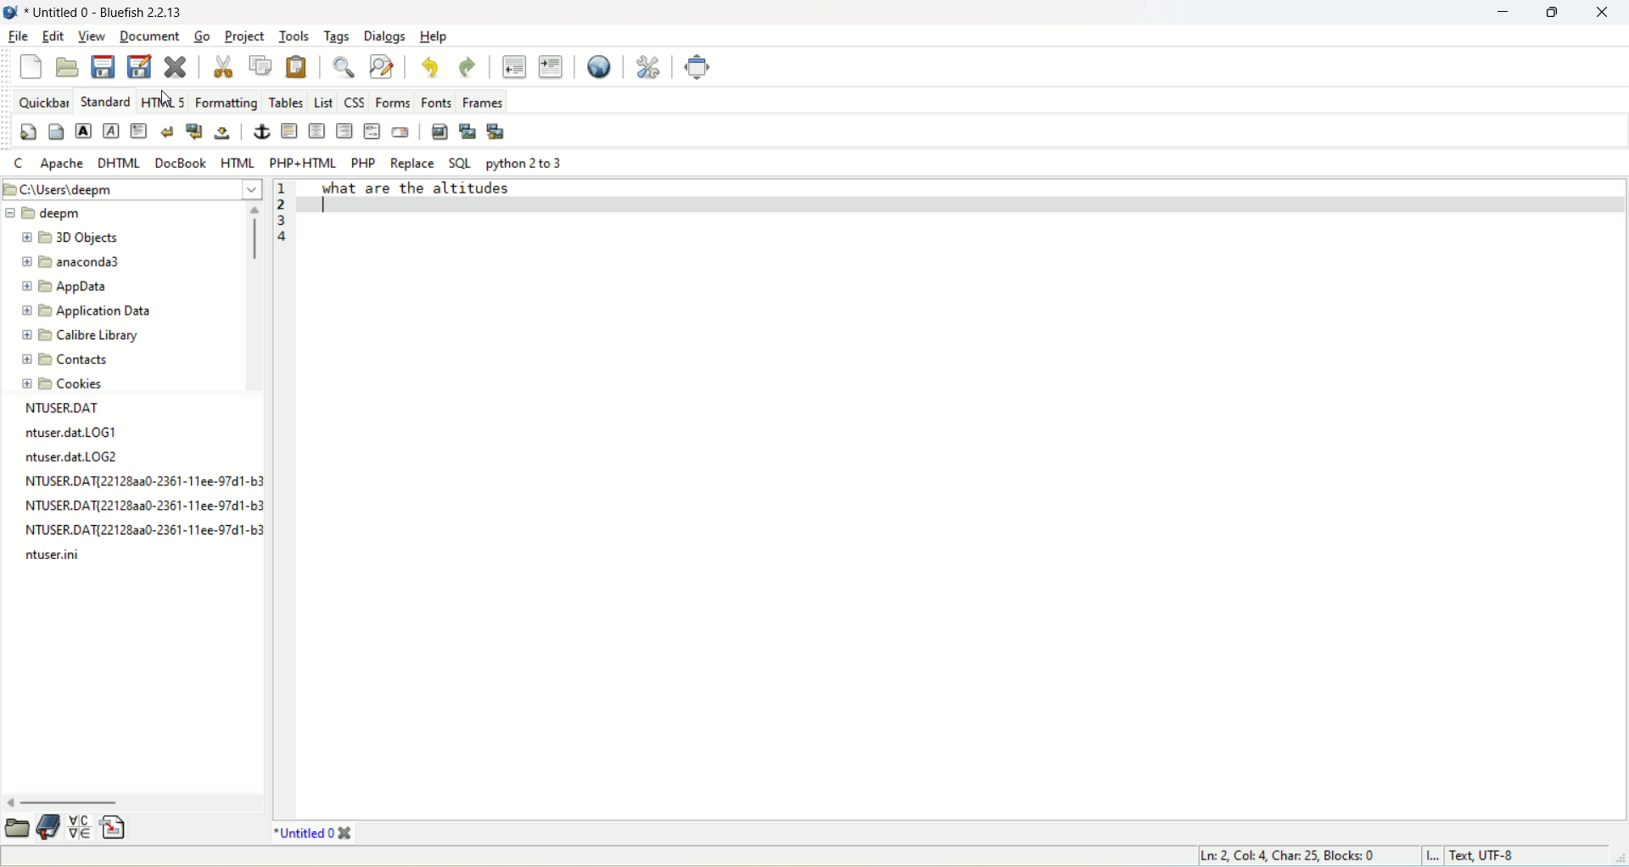 The height and width of the screenshot is (867, 1629). Describe the element at coordinates (439, 131) in the screenshot. I see `insert image` at that location.